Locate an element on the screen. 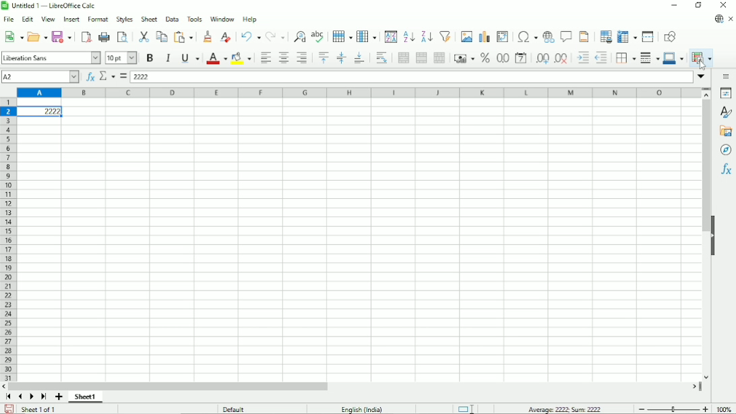  Standard selection is located at coordinates (465, 408).